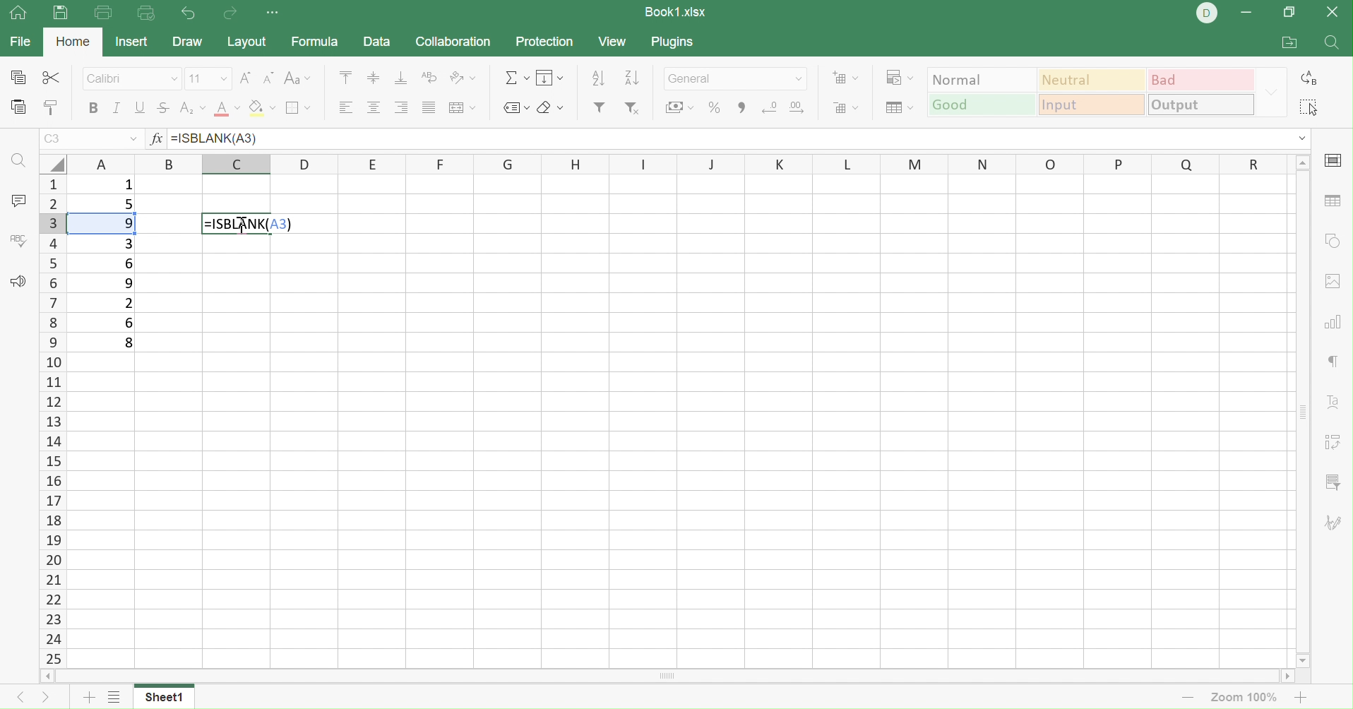 This screenshot has height=709, width=1353. I want to click on Align middle, so click(373, 77).